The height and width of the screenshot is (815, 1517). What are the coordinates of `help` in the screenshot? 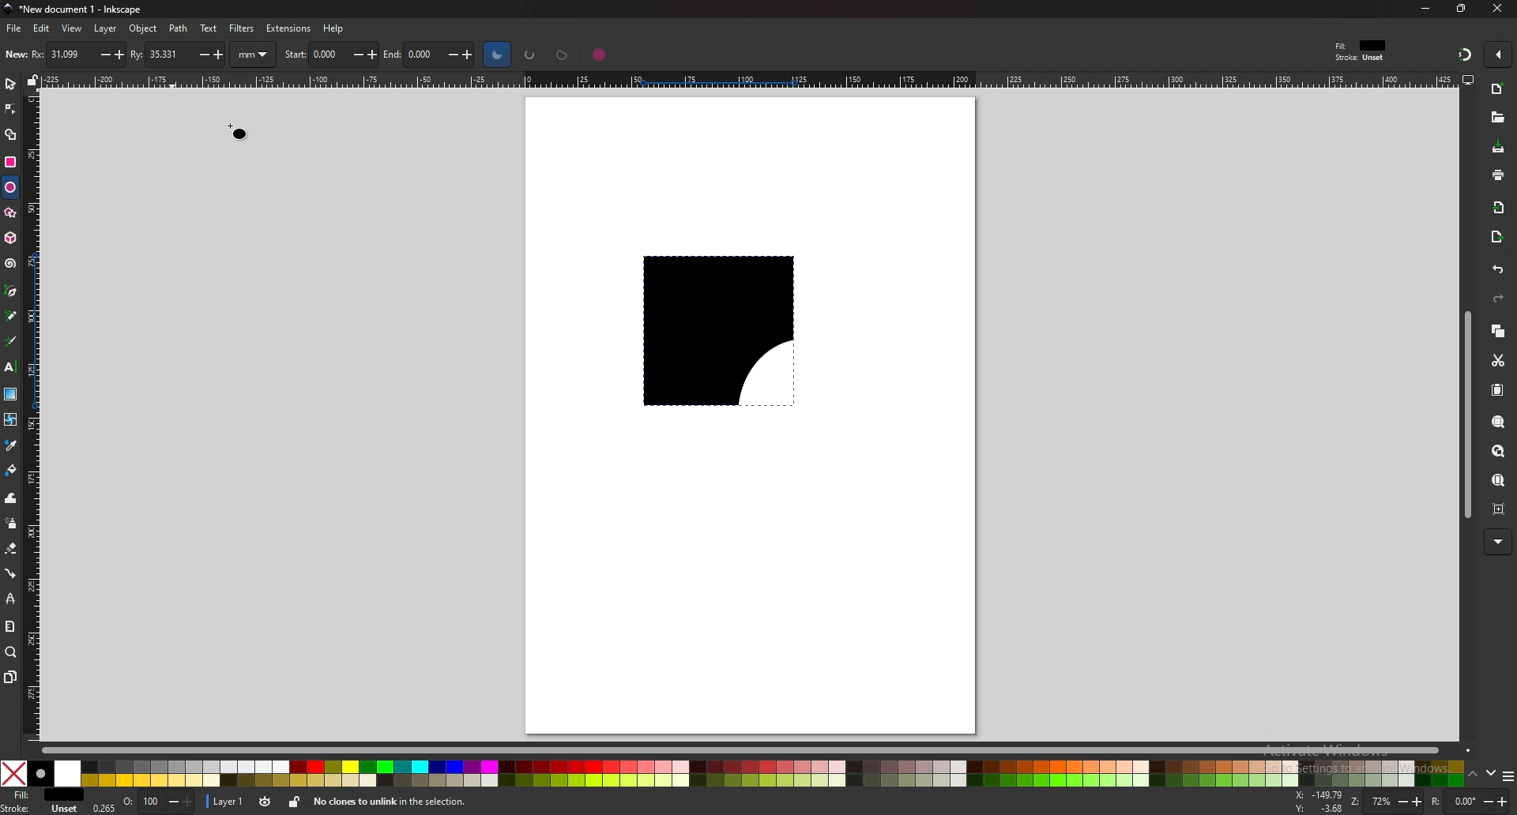 It's located at (333, 28).